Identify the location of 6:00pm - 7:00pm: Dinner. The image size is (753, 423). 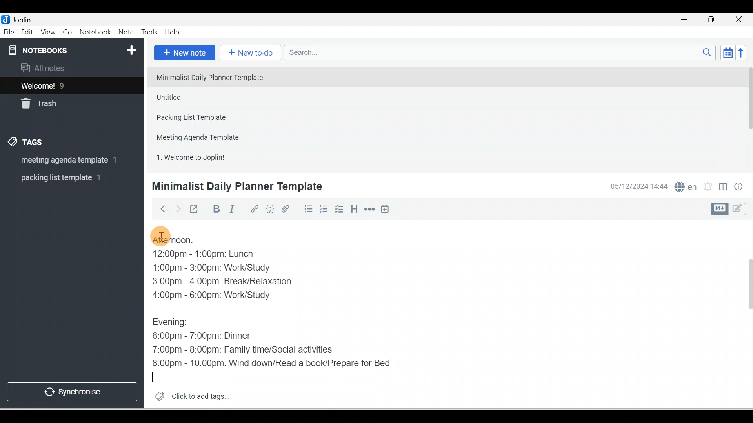
(207, 336).